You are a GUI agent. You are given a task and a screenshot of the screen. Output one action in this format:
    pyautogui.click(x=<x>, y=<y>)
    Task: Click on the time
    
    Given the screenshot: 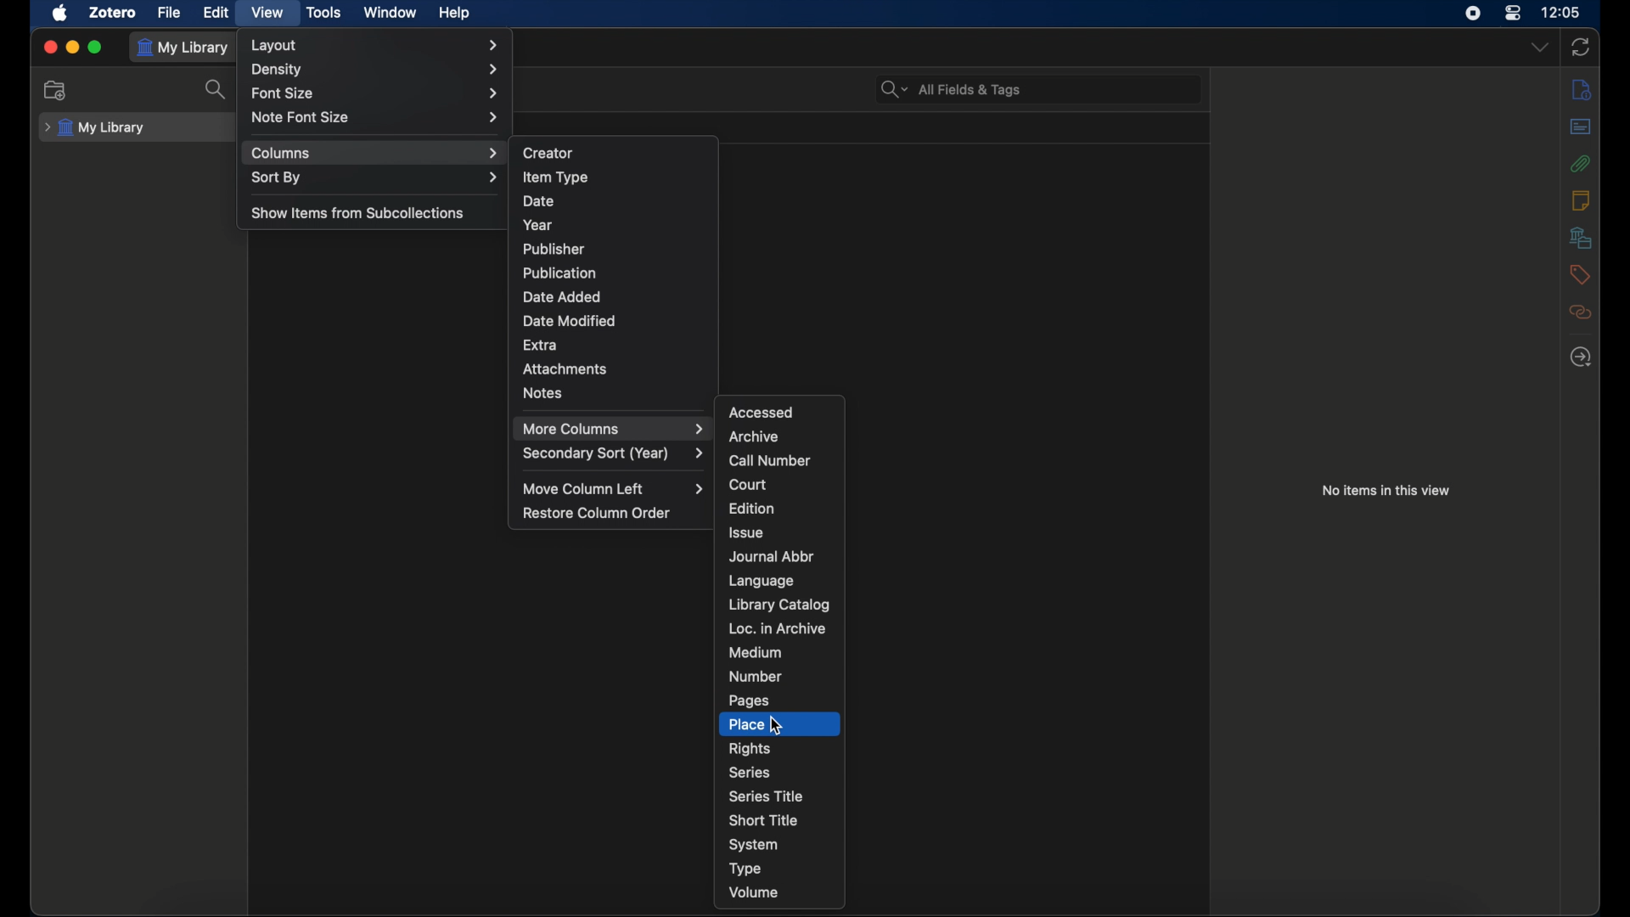 What is the action you would take?
    pyautogui.click(x=1564, y=11)
    